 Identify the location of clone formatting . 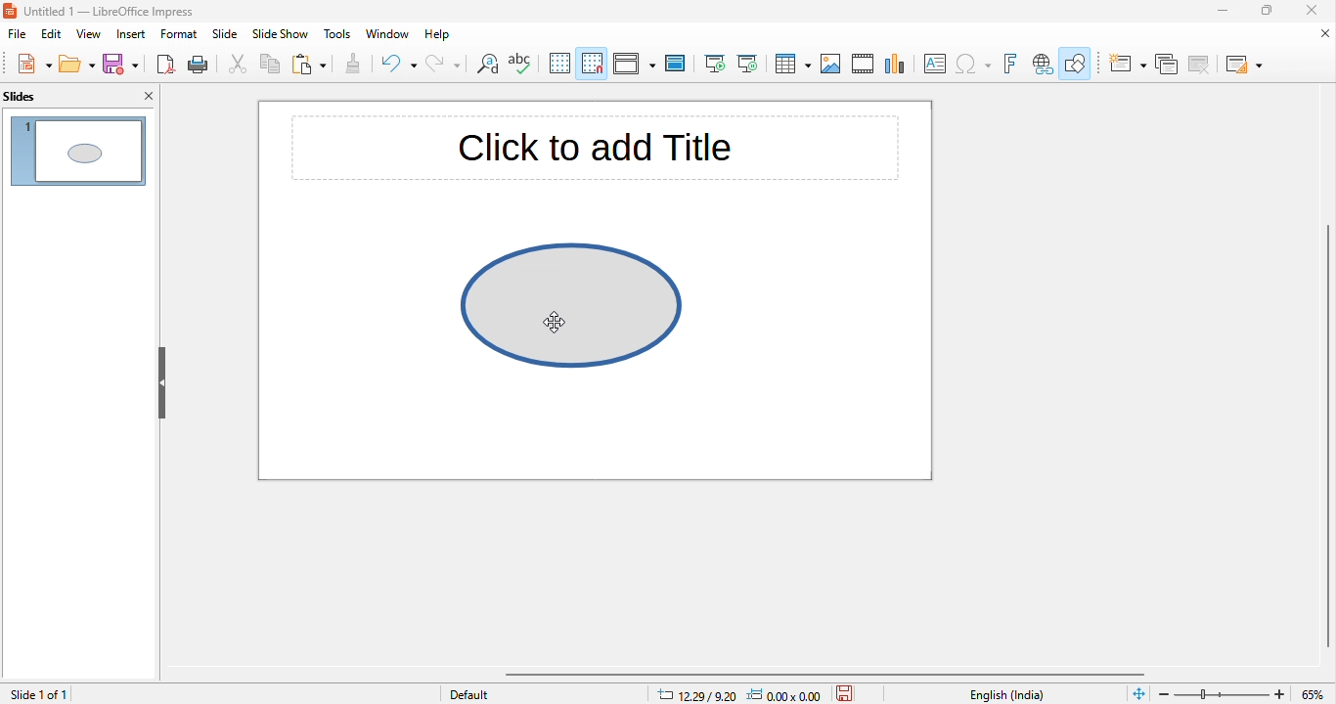
(351, 66).